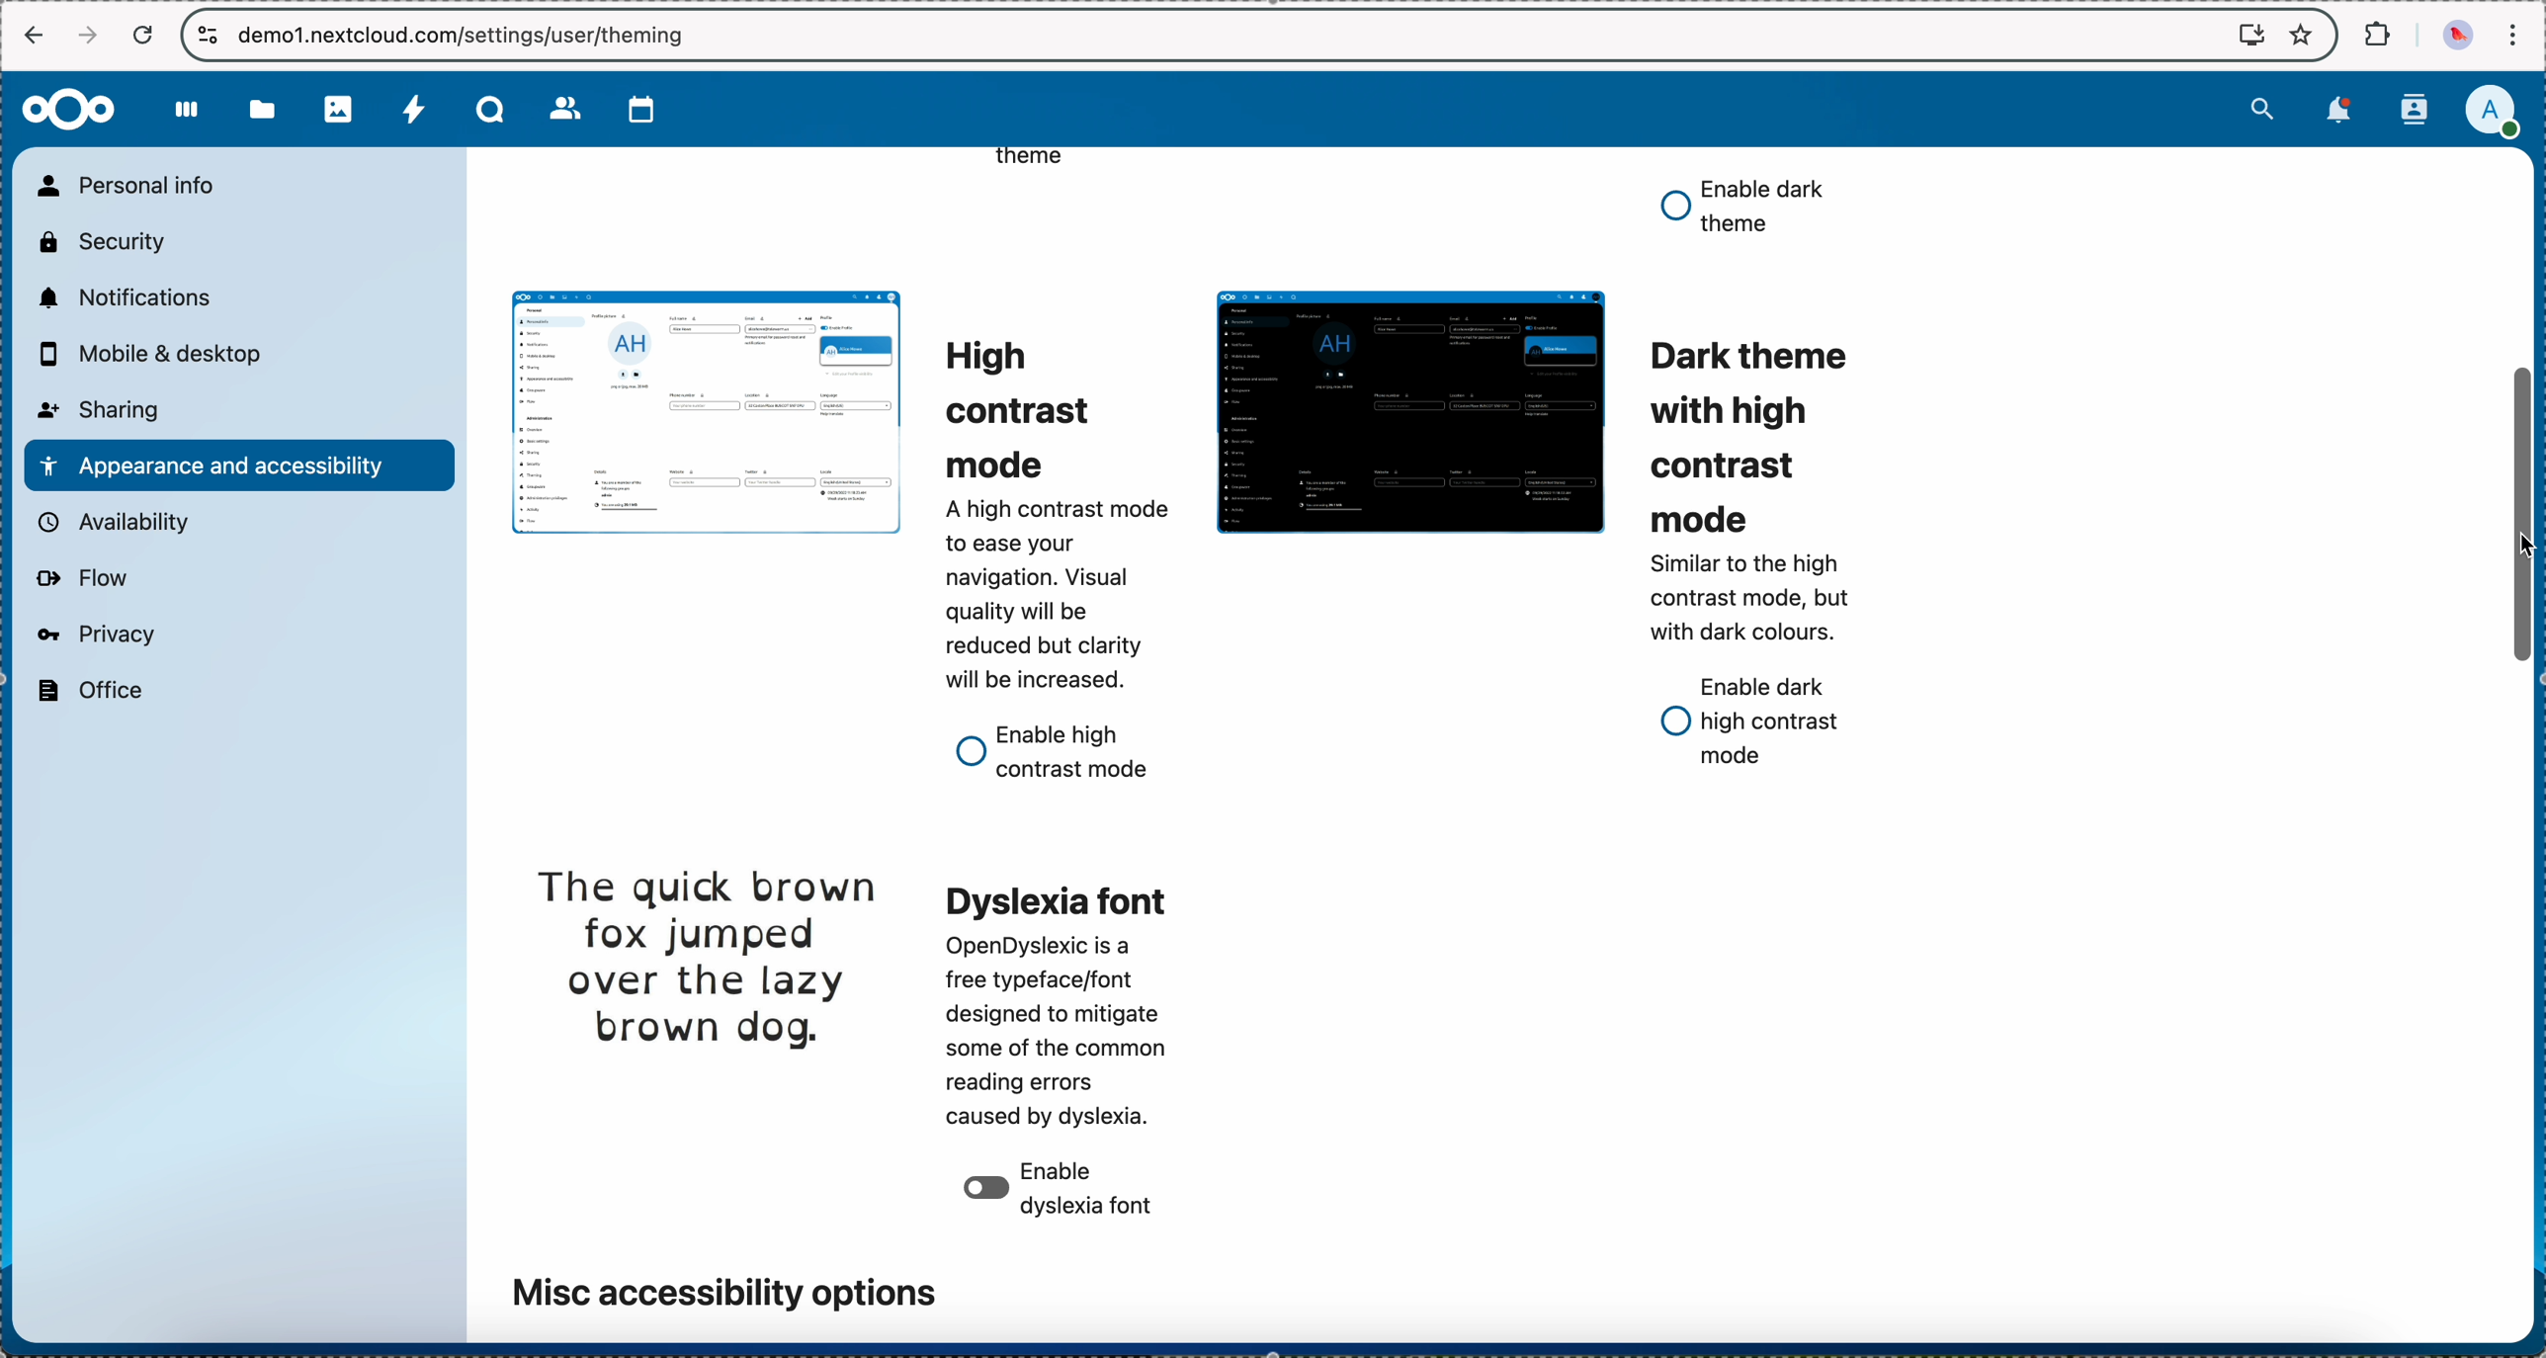 This screenshot has height=1358, width=2546. What do you see at coordinates (135, 185) in the screenshot?
I see `personal info` at bounding box center [135, 185].